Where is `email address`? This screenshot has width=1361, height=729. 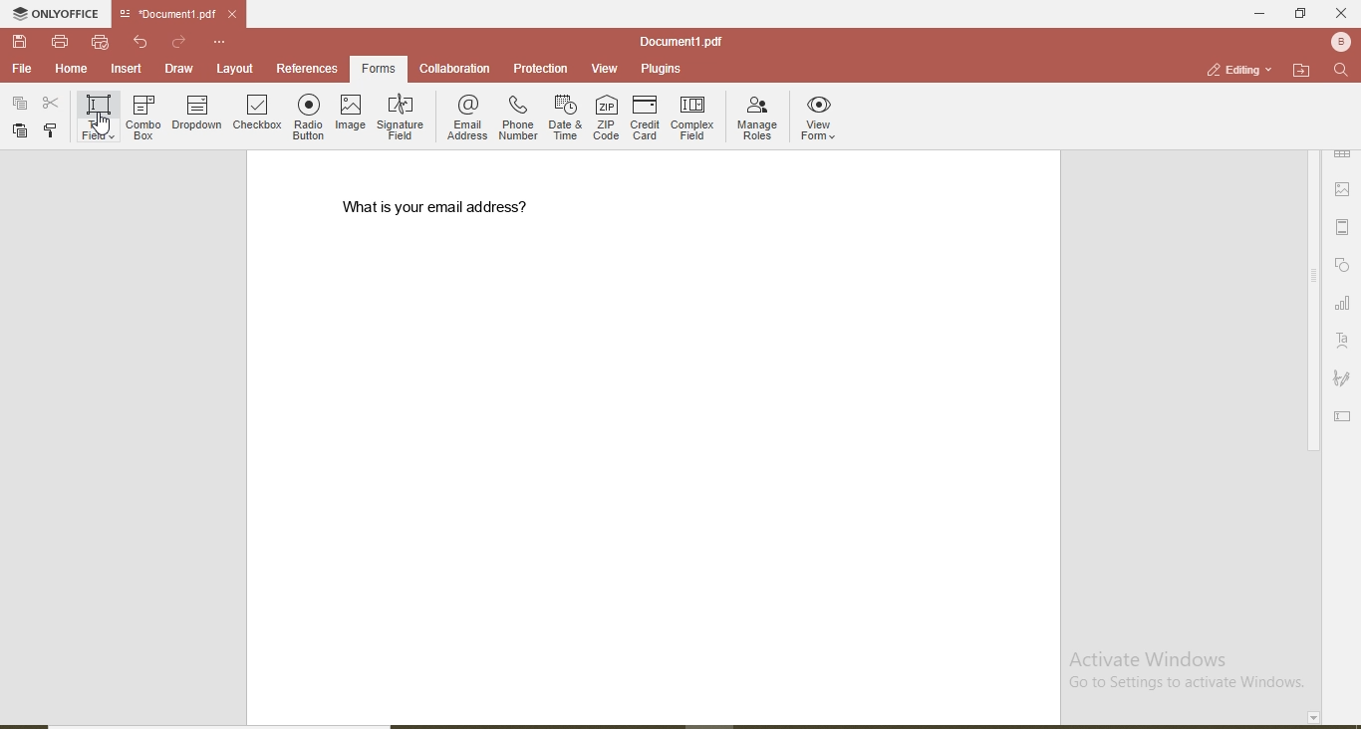
email address is located at coordinates (465, 119).